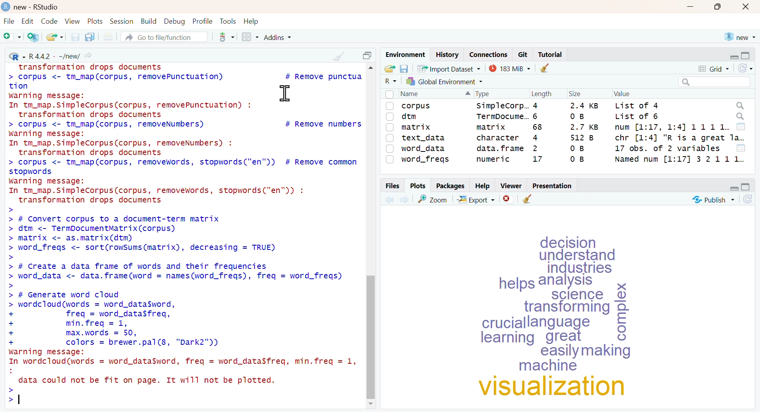 The image size is (760, 412). I want to click on character, so click(498, 137).